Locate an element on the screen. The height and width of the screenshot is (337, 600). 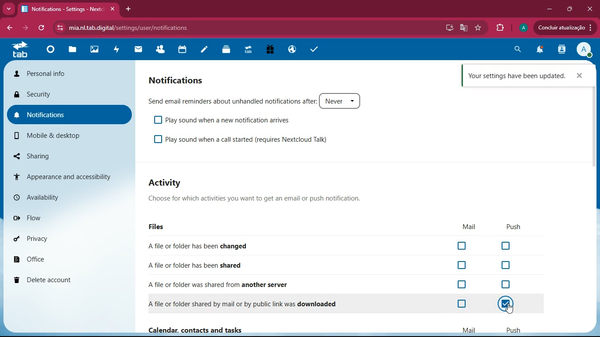
notifications is located at coordinates (65, 114).